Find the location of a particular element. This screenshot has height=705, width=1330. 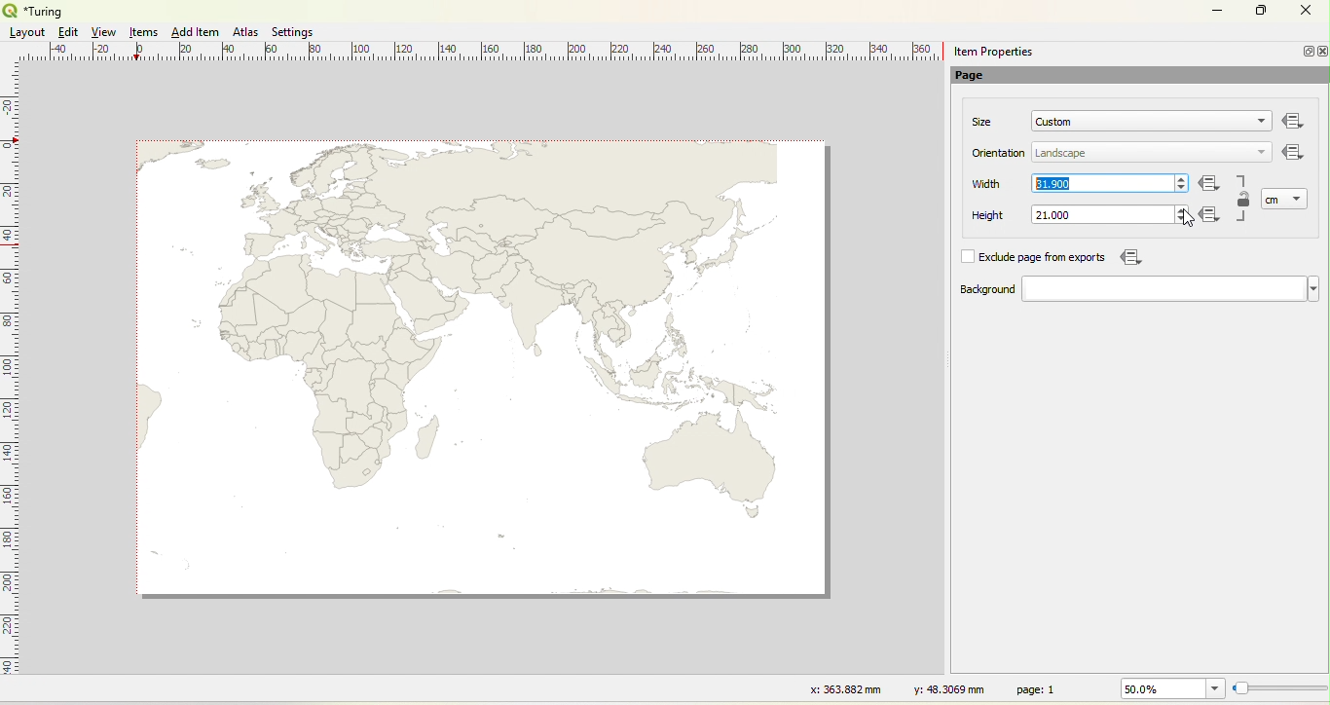

Icon is located at coordinates (1213, 216).